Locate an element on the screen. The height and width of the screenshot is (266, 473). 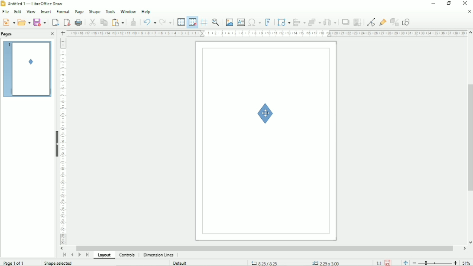
Insert text box is located at coordinates (241, 22).